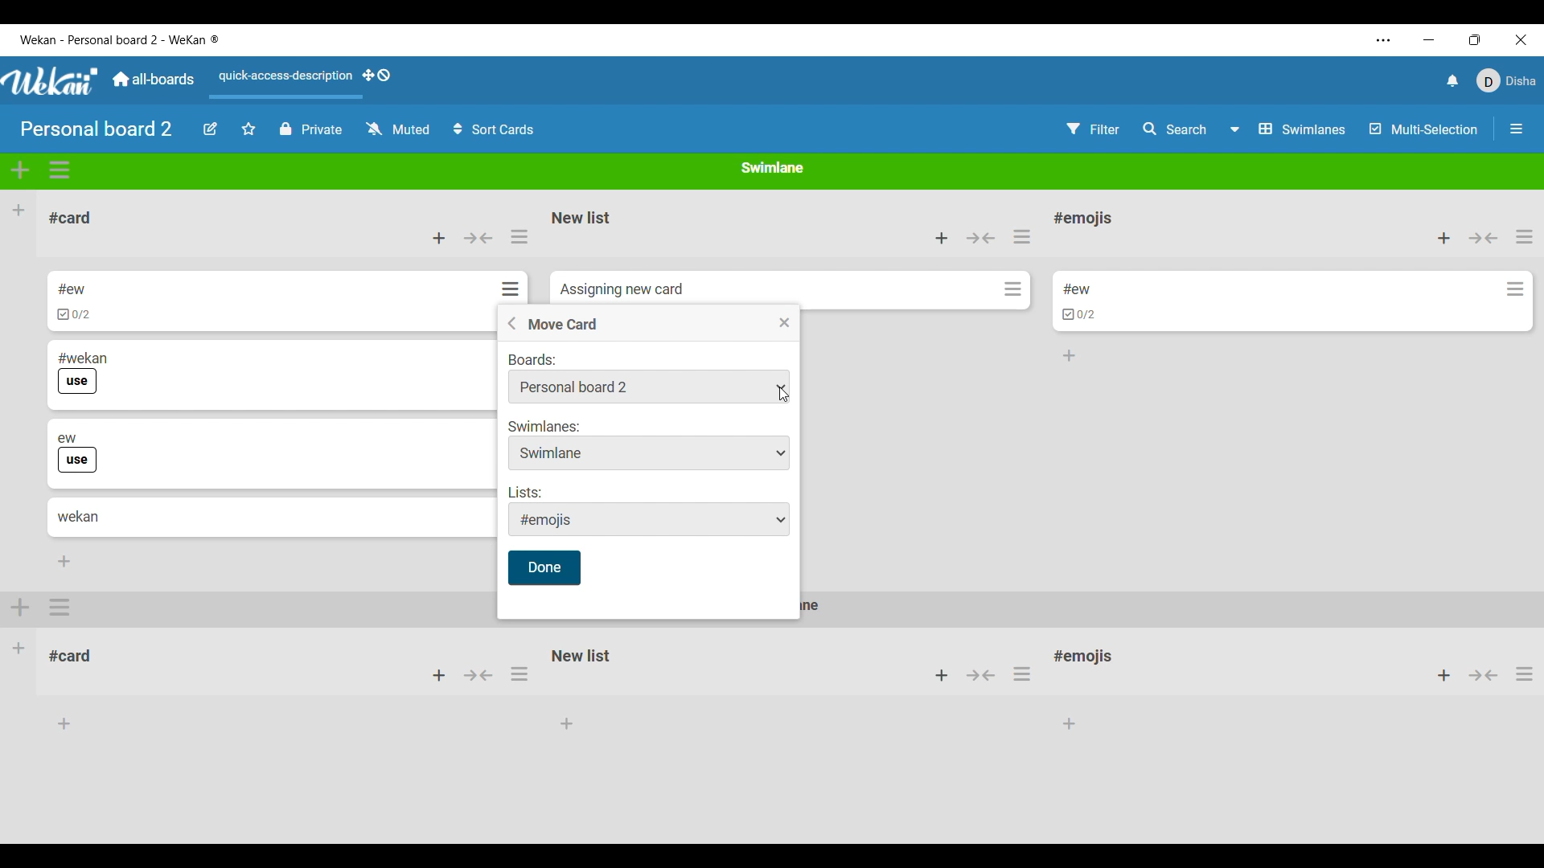 The height and width of the screenshot is (868, 1544). Describe the element at coordinates (478, 238) in the screenshot. I see `Collapse` at that location.